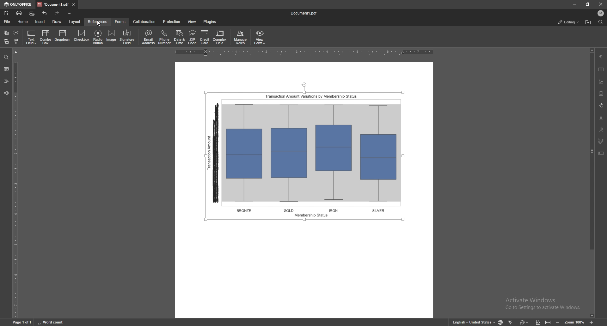 The image size is (607, 326). I want to click on paste, so click(6, 42).